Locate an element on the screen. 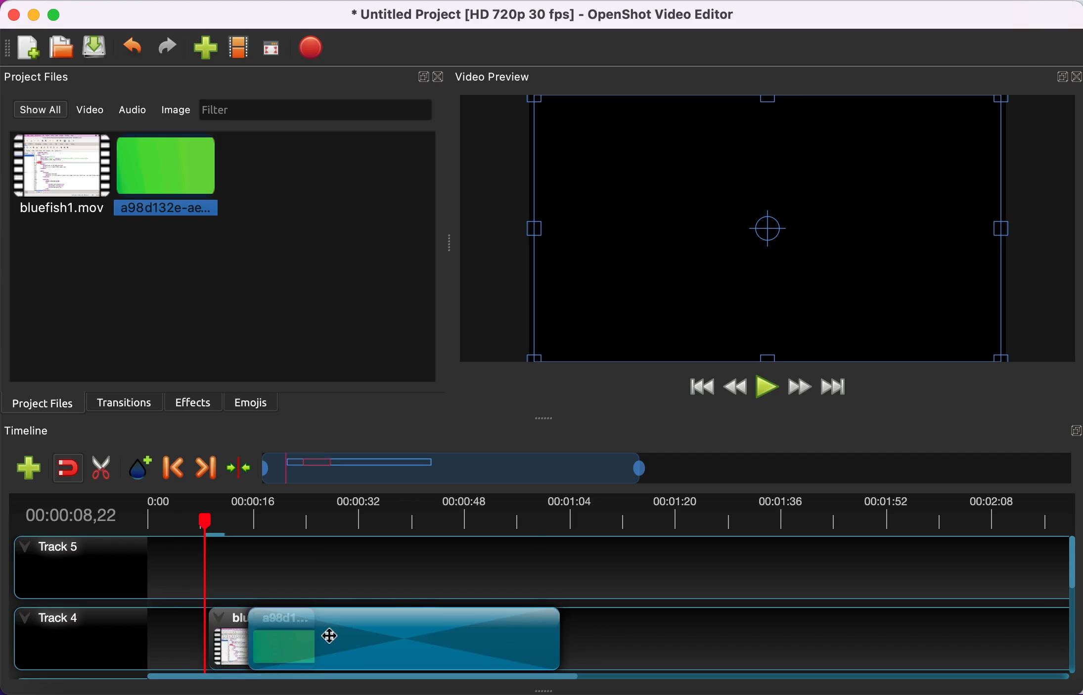  open file is located at coordinates (59, 46).